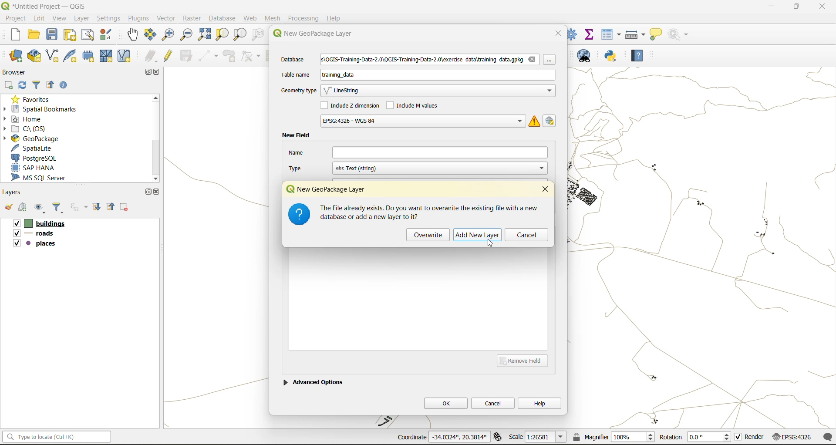  Describe the element at coordinates (158, 73) in the screenshot. I see `close` at that location.